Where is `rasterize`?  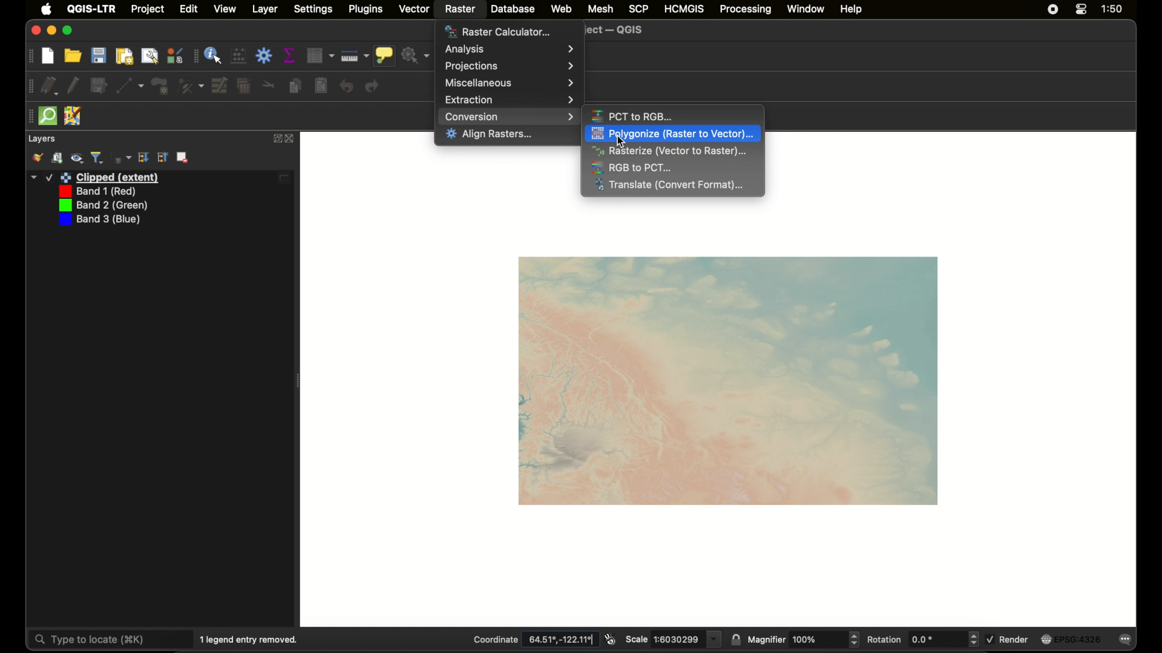
rasterize is located at coordinates (672, 151).